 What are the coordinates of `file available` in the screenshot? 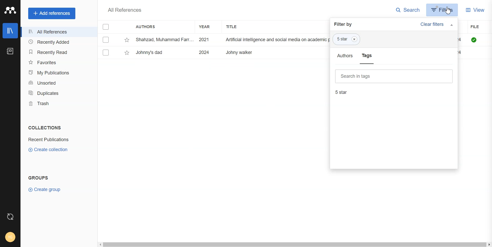 It's located at (474, 40).